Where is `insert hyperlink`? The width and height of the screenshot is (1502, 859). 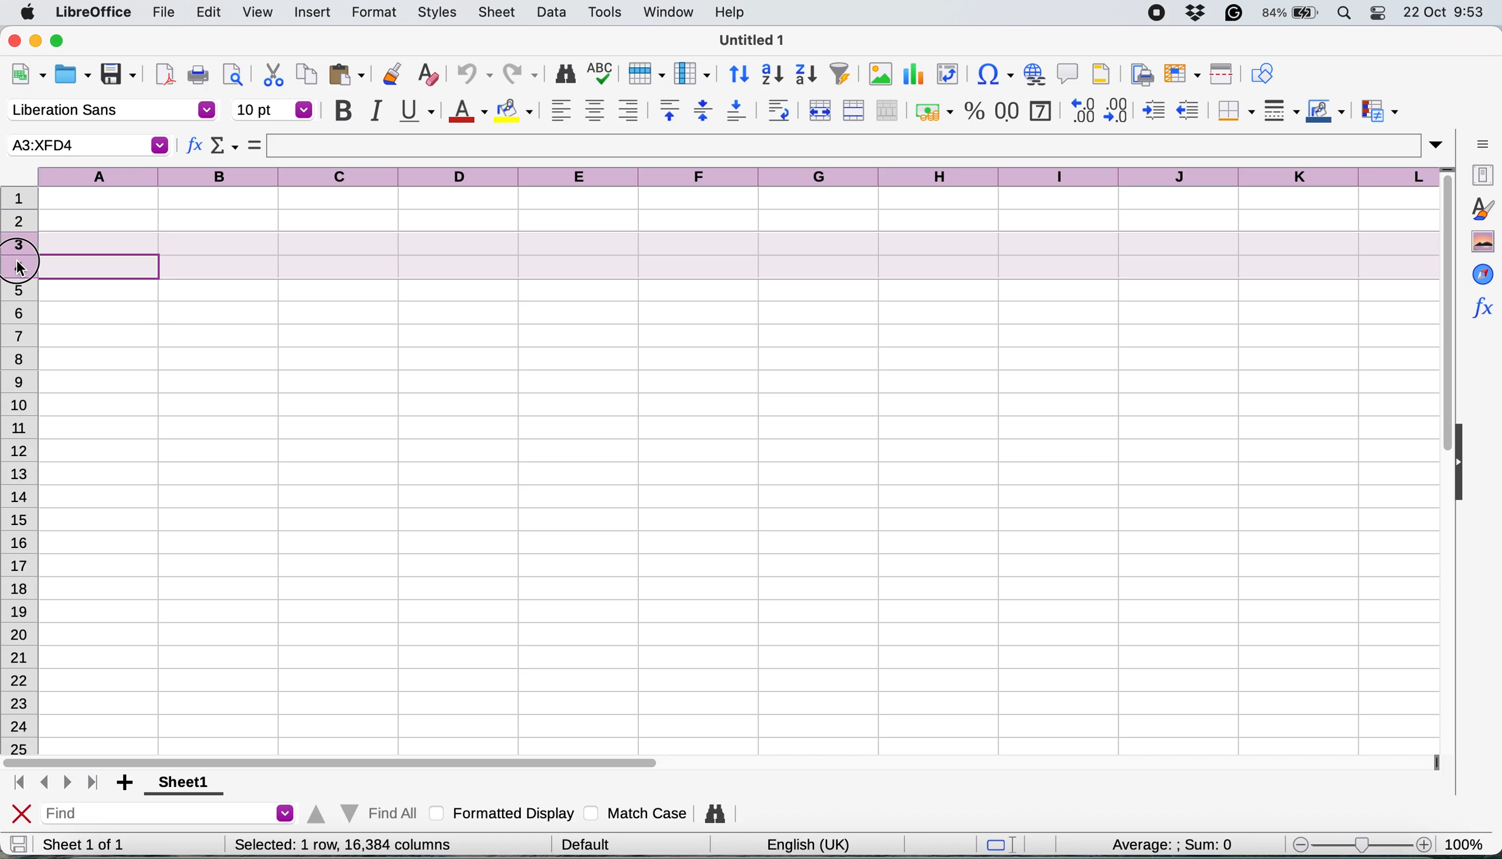 insert hyperlink is located at coordinates (1033, 73).